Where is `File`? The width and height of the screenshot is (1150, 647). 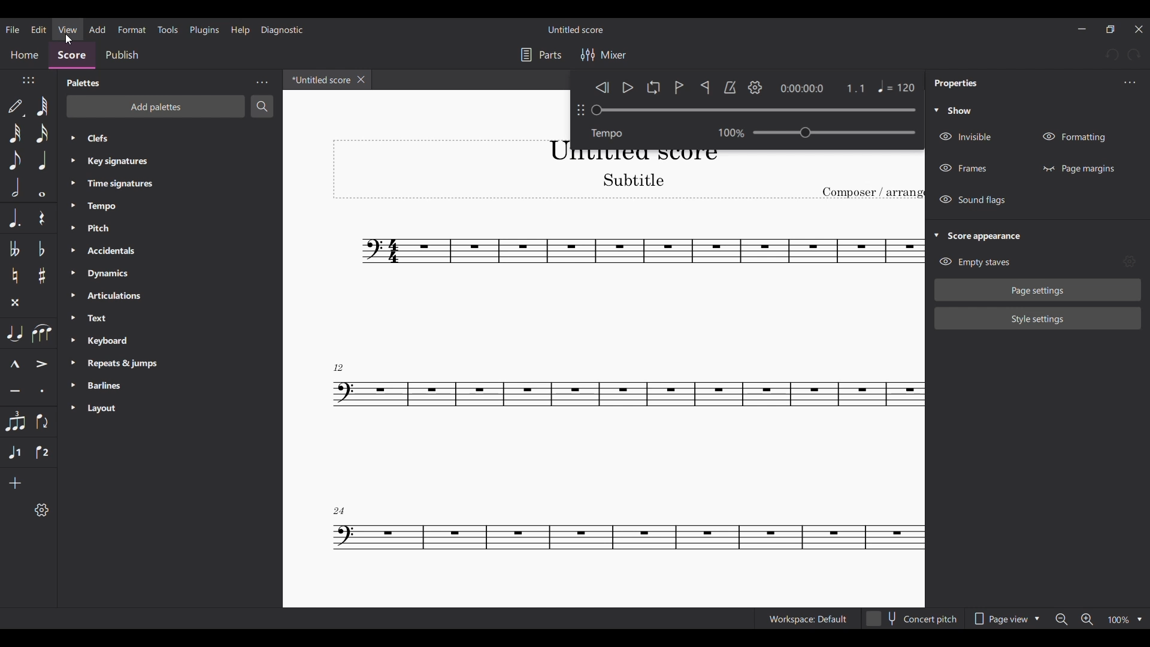
File is located at coordinates (13, 30).